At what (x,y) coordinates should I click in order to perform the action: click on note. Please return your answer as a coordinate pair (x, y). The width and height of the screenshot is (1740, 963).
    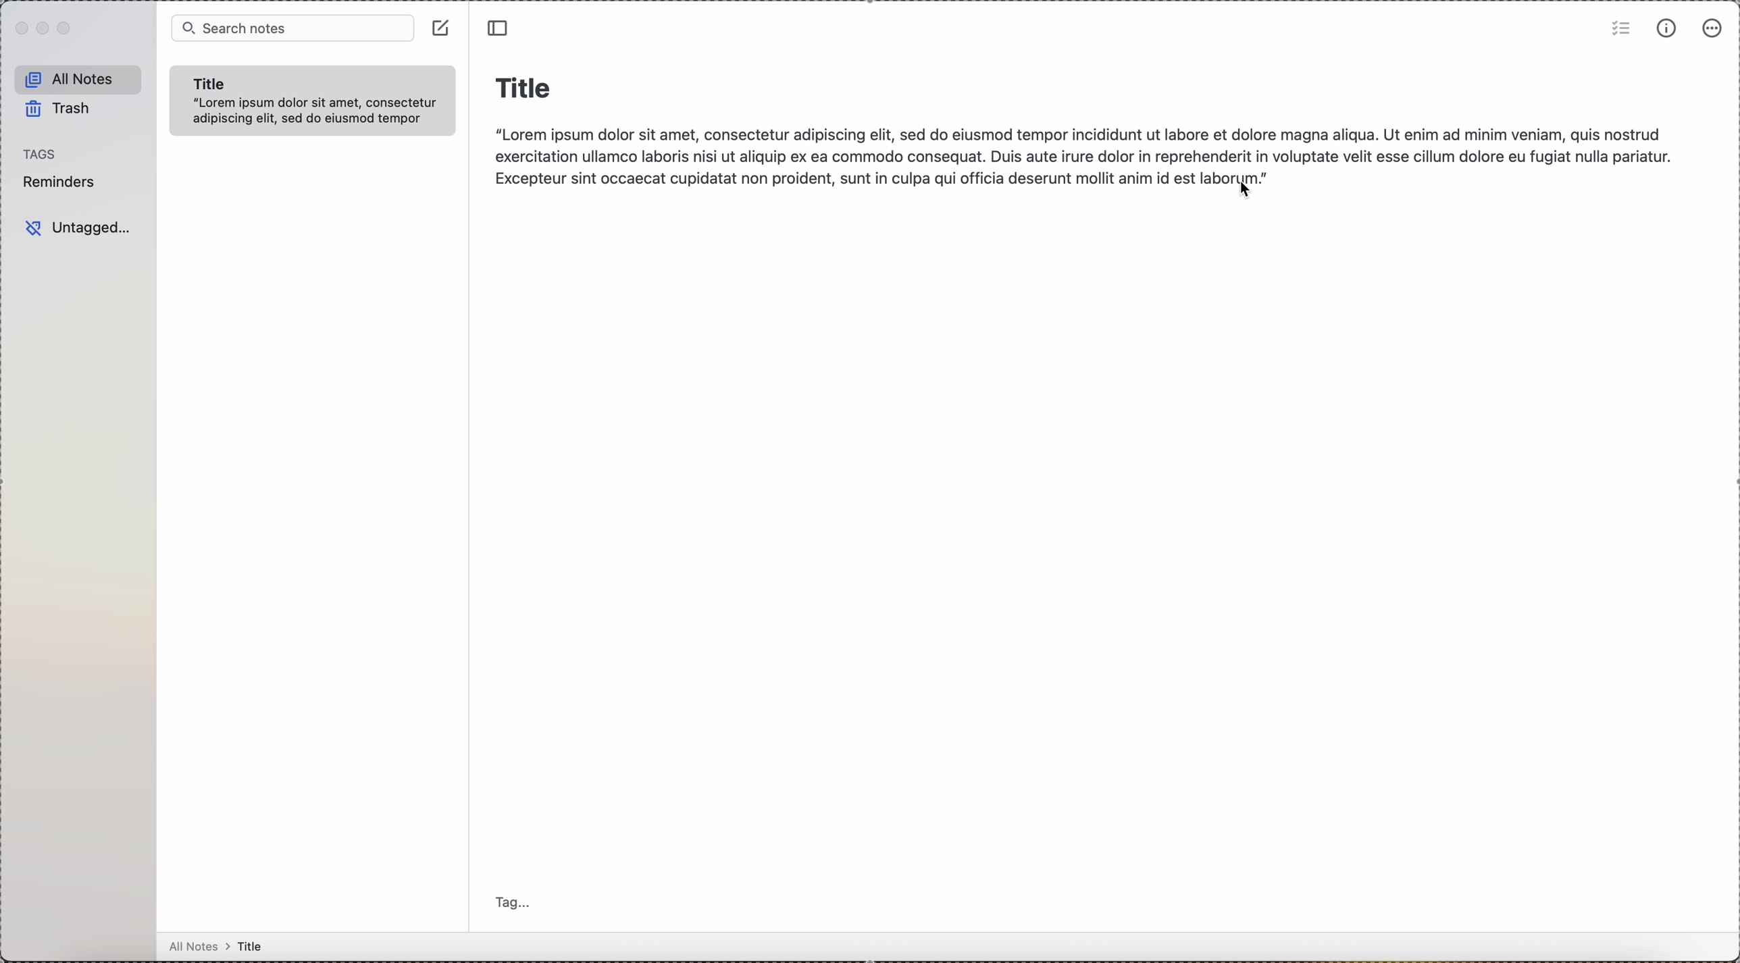
    Looking at the image, I should click on (315, 99).